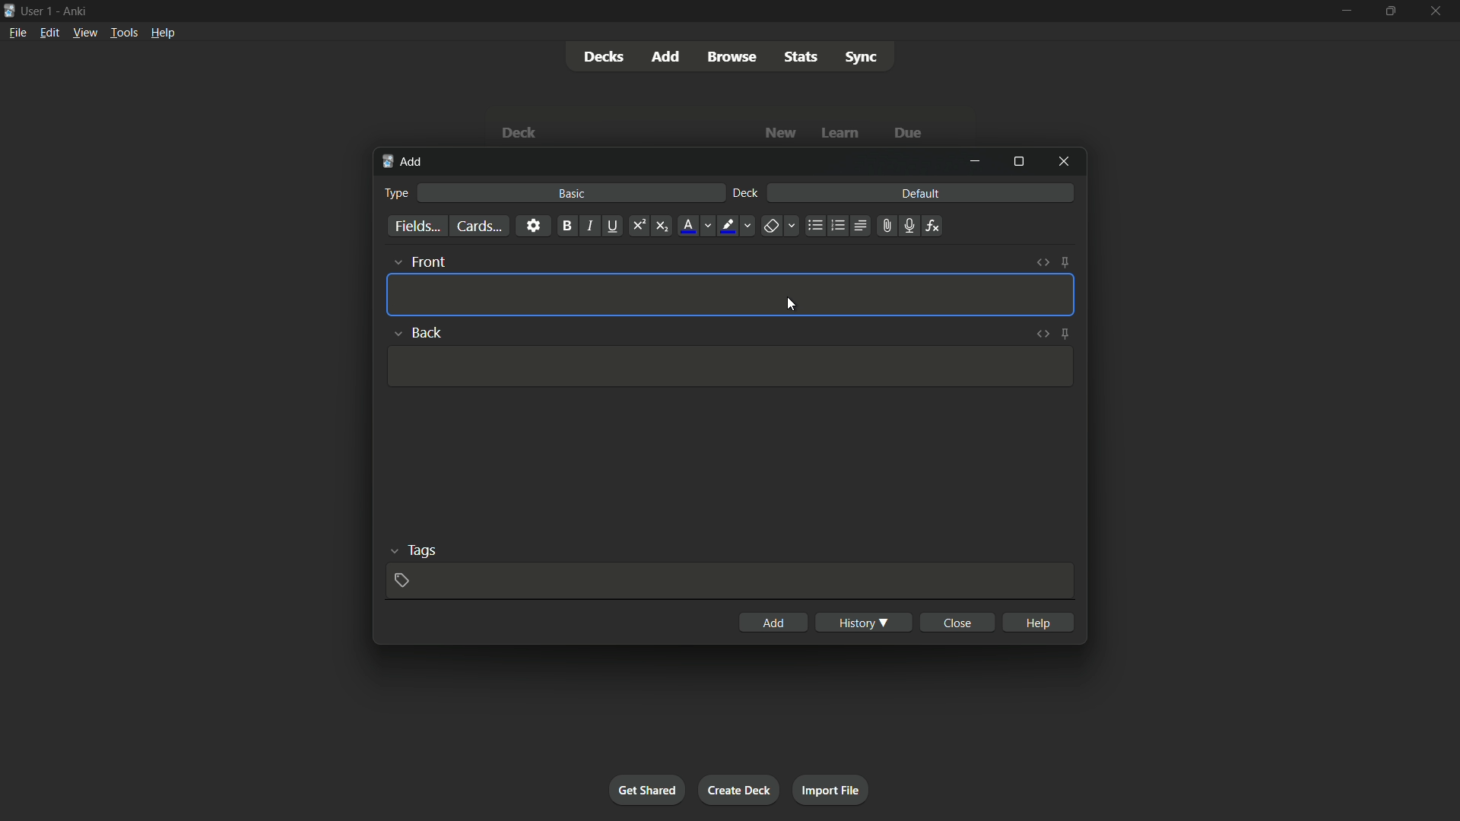  Describe the element at coordinates (646, 789) in the screenshot. I see `get shared` at that location.